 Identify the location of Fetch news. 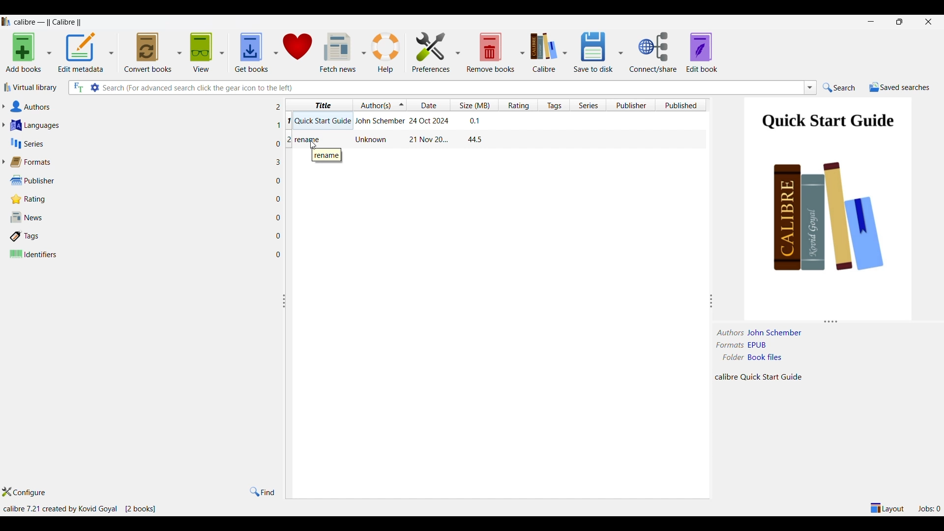
(337, 53).